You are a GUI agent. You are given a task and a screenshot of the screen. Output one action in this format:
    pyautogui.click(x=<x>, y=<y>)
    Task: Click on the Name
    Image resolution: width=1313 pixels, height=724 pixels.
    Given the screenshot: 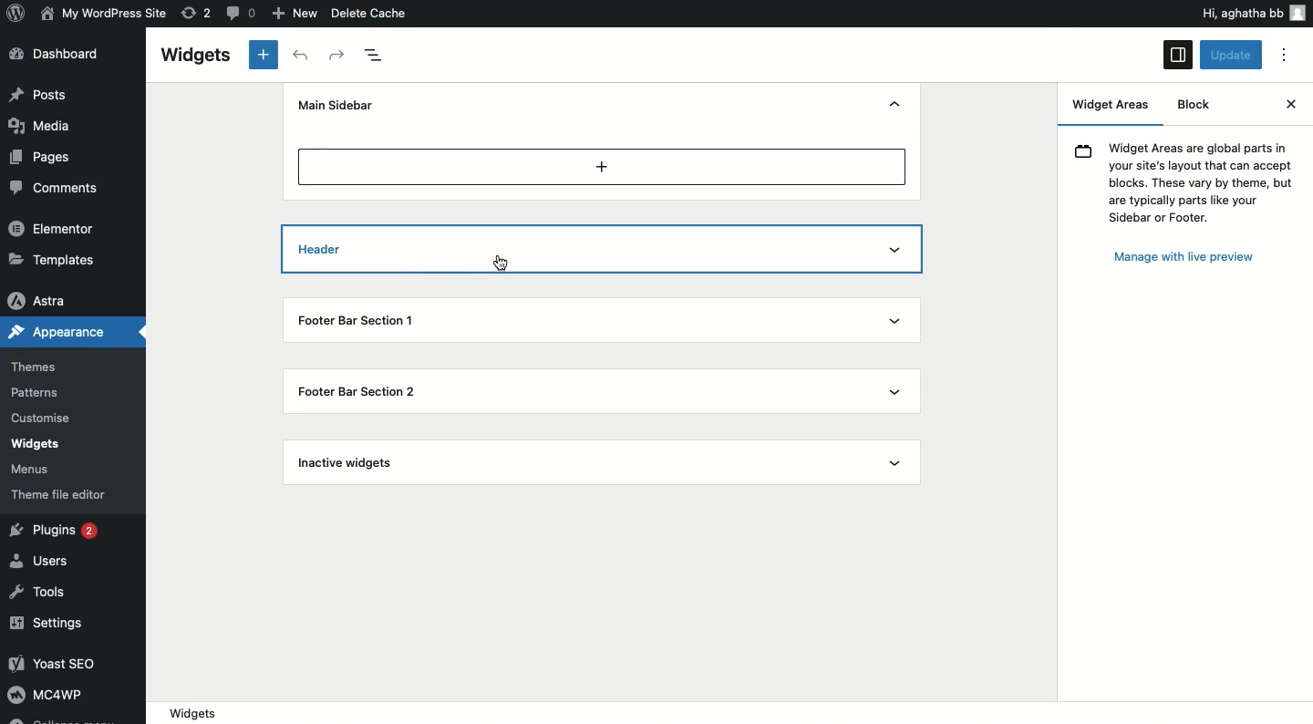 What is the action you would take?
    pyautogui.click(x=106, y=12)
    